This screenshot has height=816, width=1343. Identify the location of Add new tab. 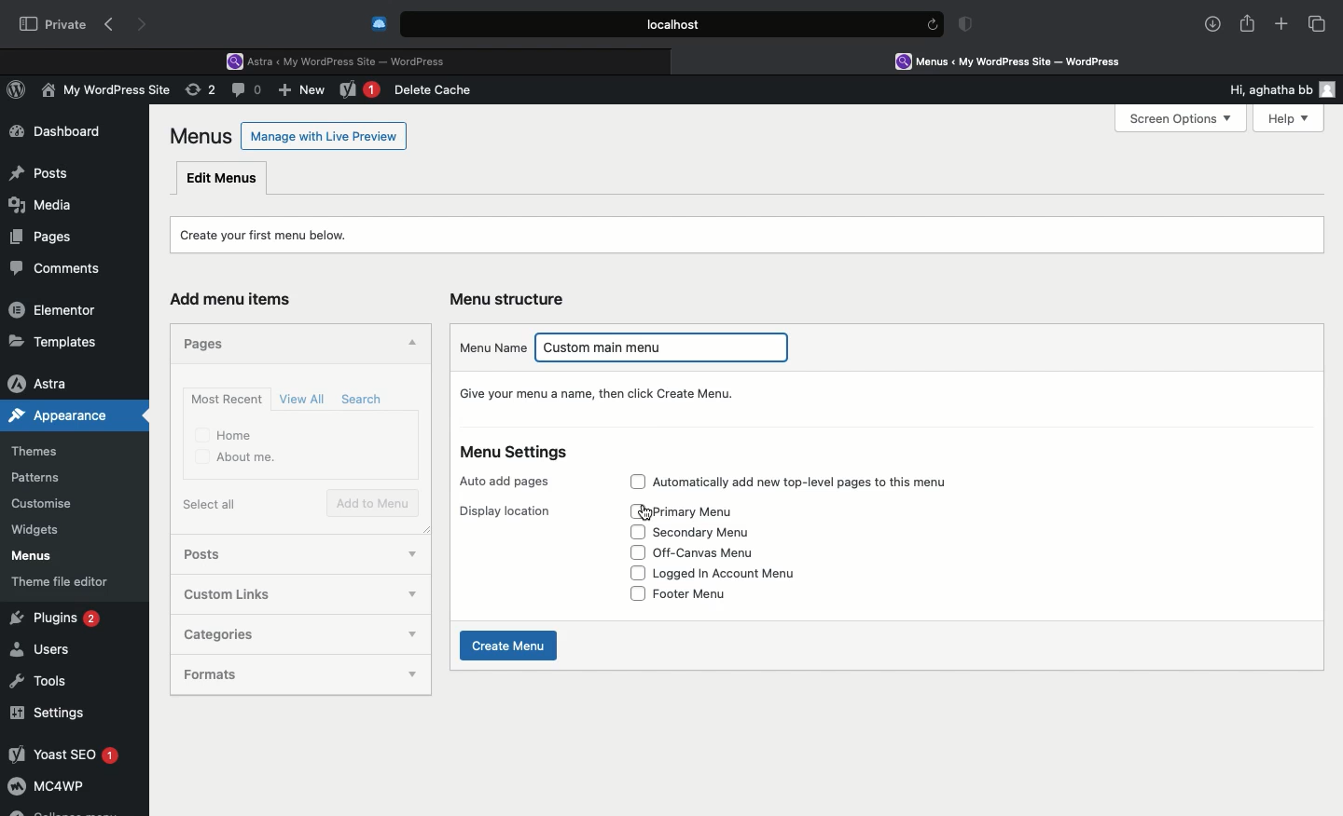
(1281, 27).